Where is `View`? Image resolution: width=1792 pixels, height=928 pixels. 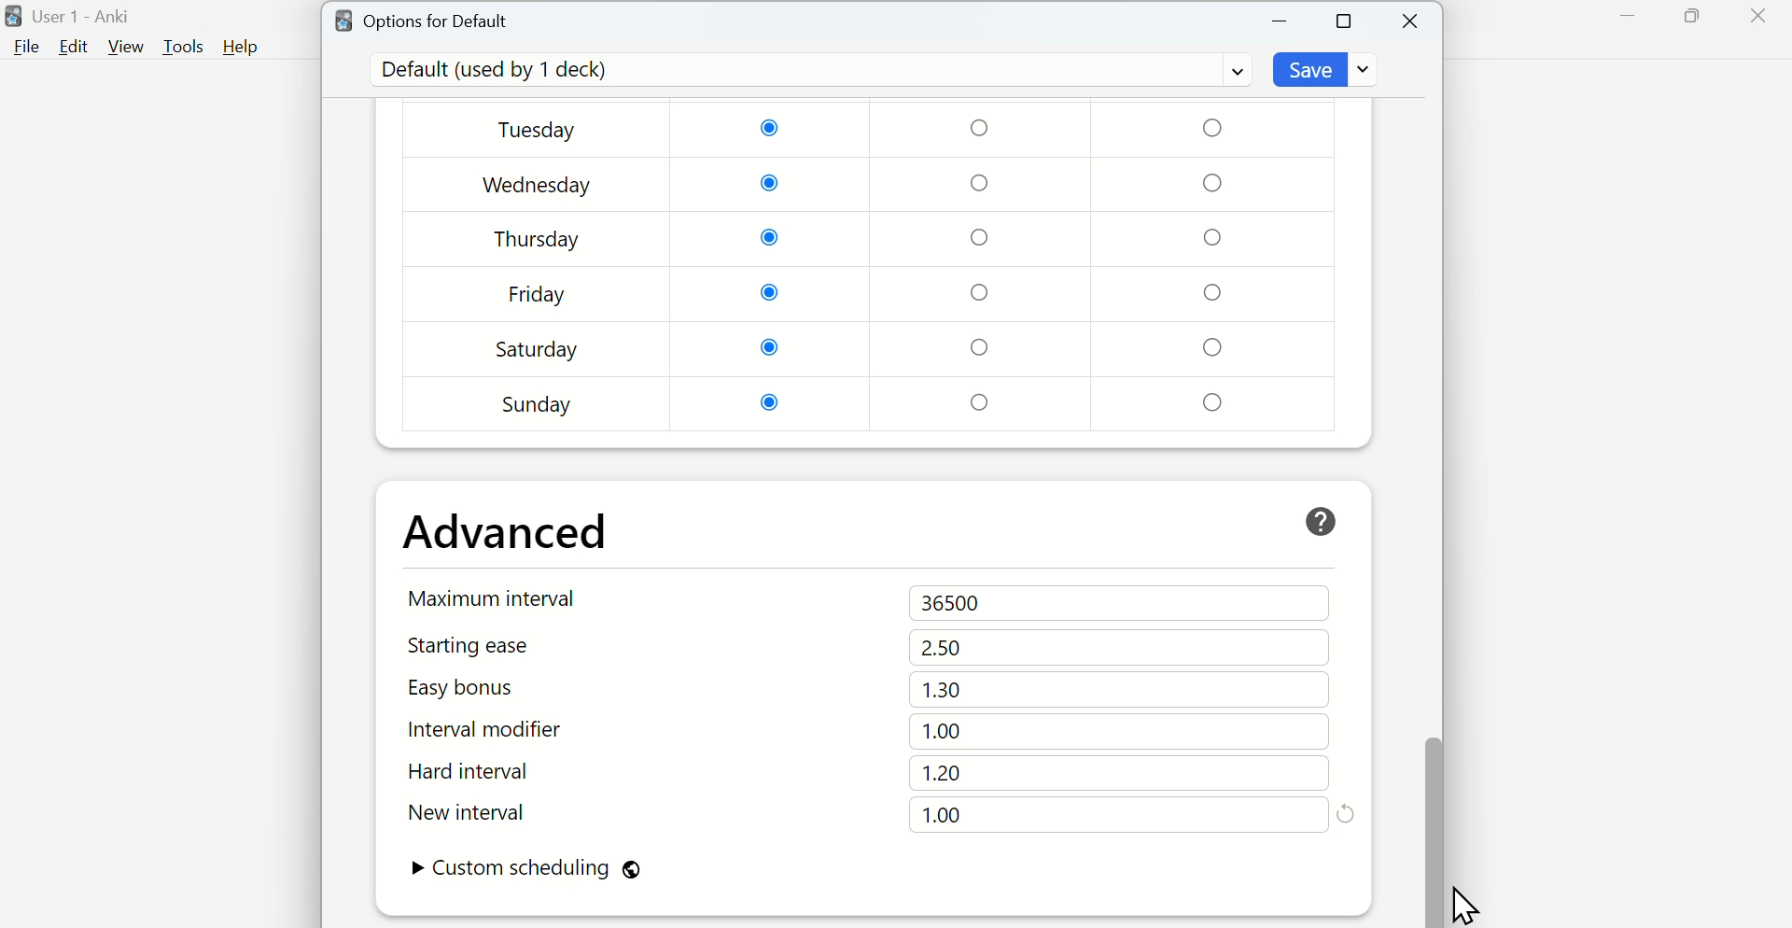 View is located at coordinates (126, 47).